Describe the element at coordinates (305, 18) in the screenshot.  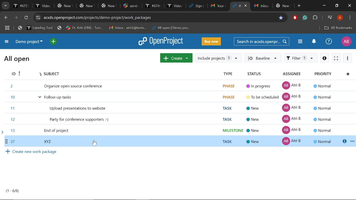
I see `Grammerly` at that location.